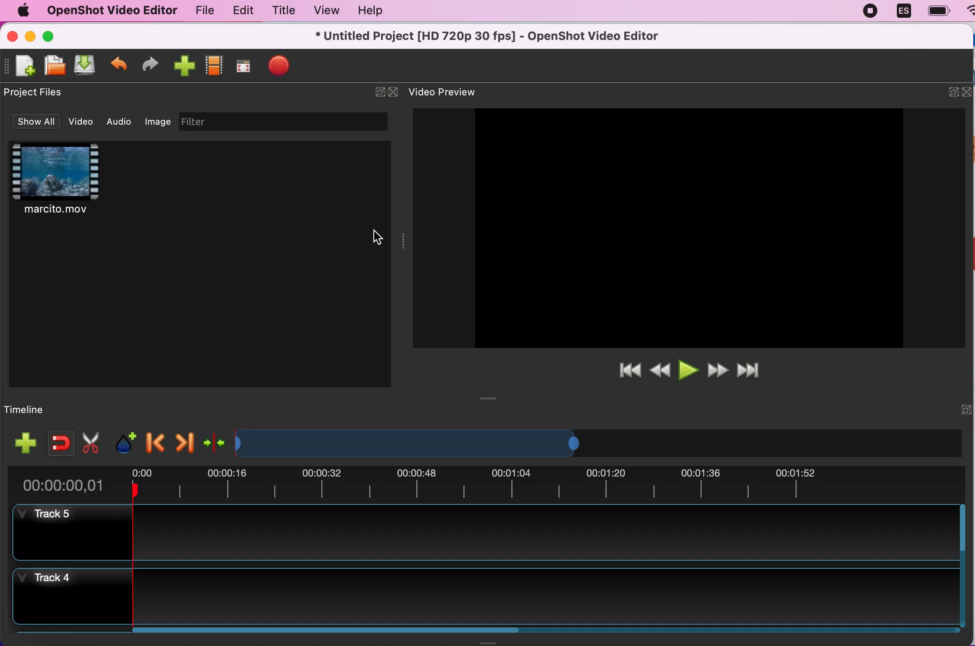 This screenshot has height=646, width=975. I want to click on undo, so click(119, 67).